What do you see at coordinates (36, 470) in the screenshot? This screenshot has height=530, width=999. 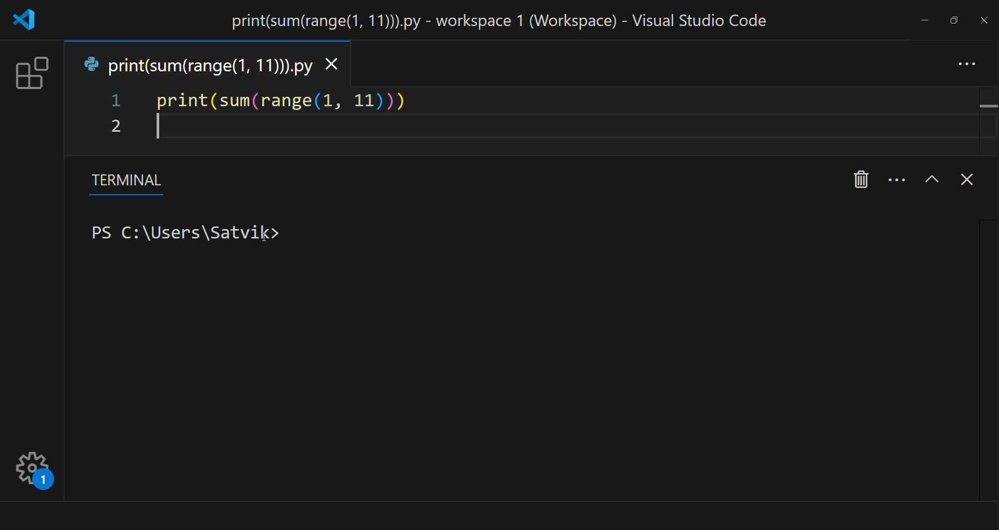 I see `setting` at bounding box center [36, 470].